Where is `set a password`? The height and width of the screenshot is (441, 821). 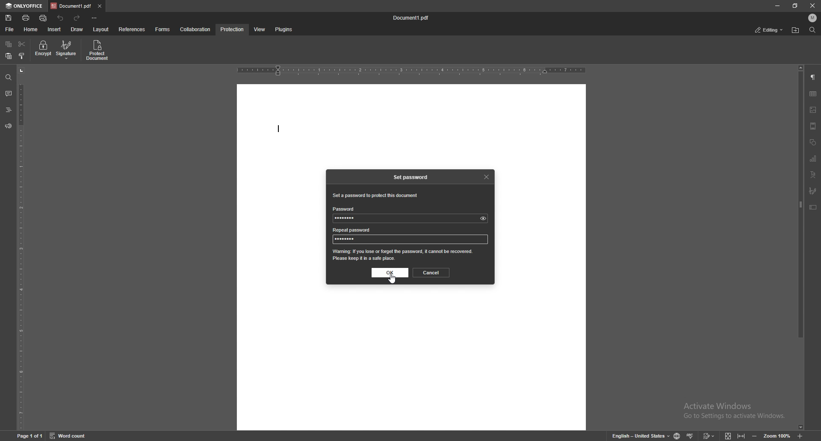
set a password is located at coordinates (375, 196).